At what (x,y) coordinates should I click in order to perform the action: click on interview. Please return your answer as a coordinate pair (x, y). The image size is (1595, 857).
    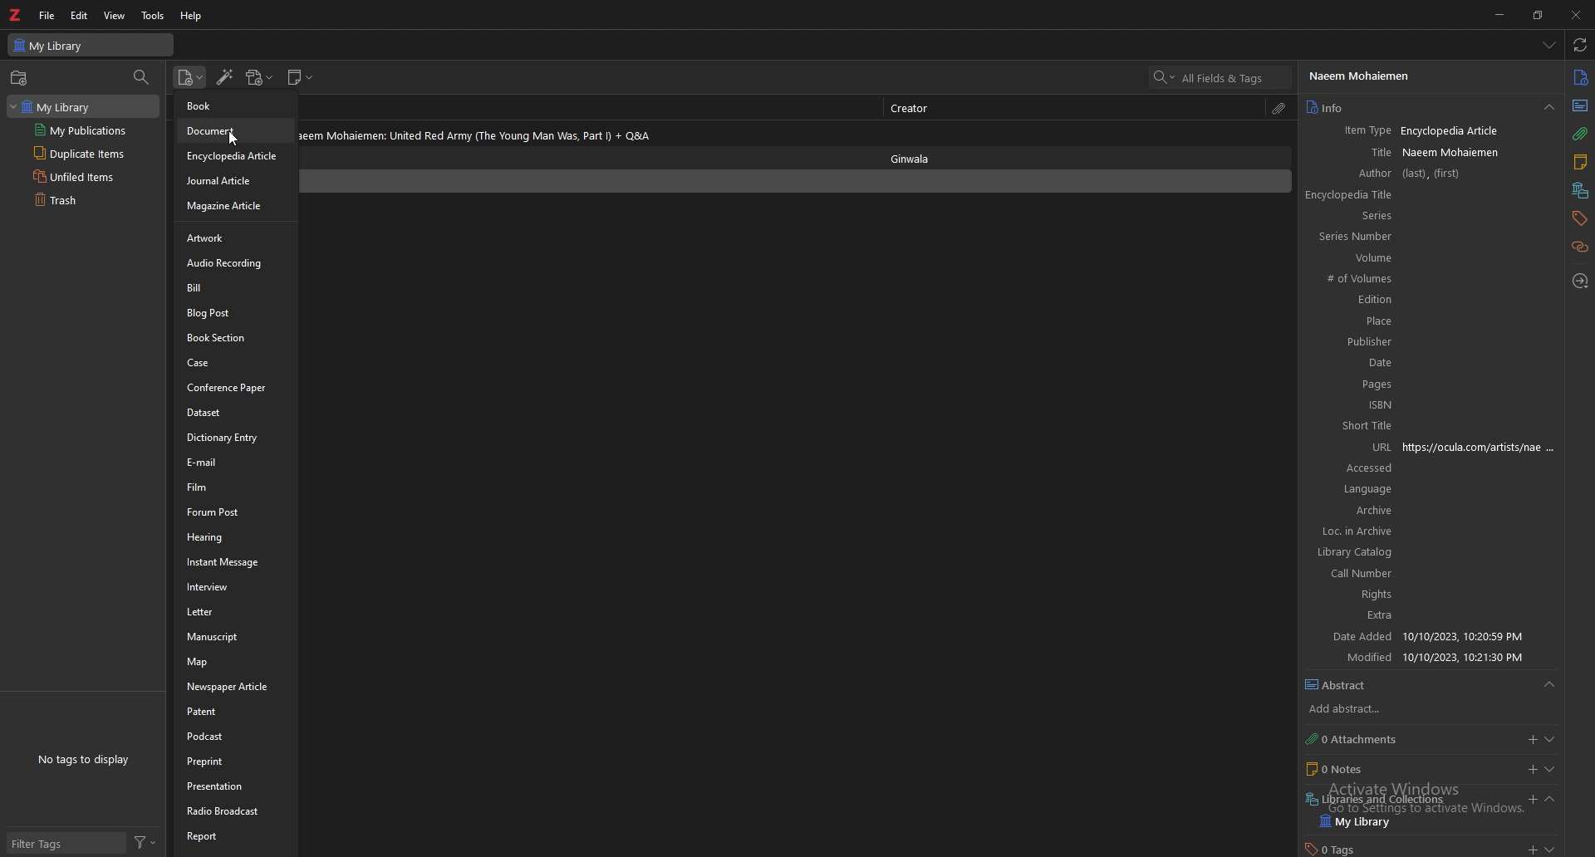
    Looking at the image, I should click on (233, 585).